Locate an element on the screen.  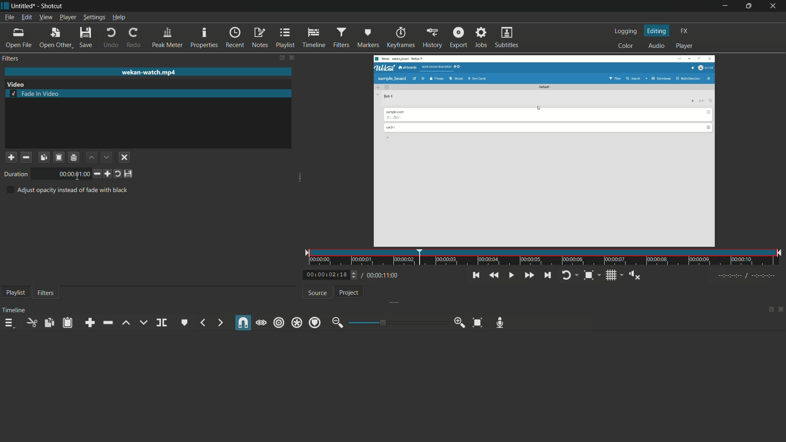
current time is located at coordinates (323, 275).